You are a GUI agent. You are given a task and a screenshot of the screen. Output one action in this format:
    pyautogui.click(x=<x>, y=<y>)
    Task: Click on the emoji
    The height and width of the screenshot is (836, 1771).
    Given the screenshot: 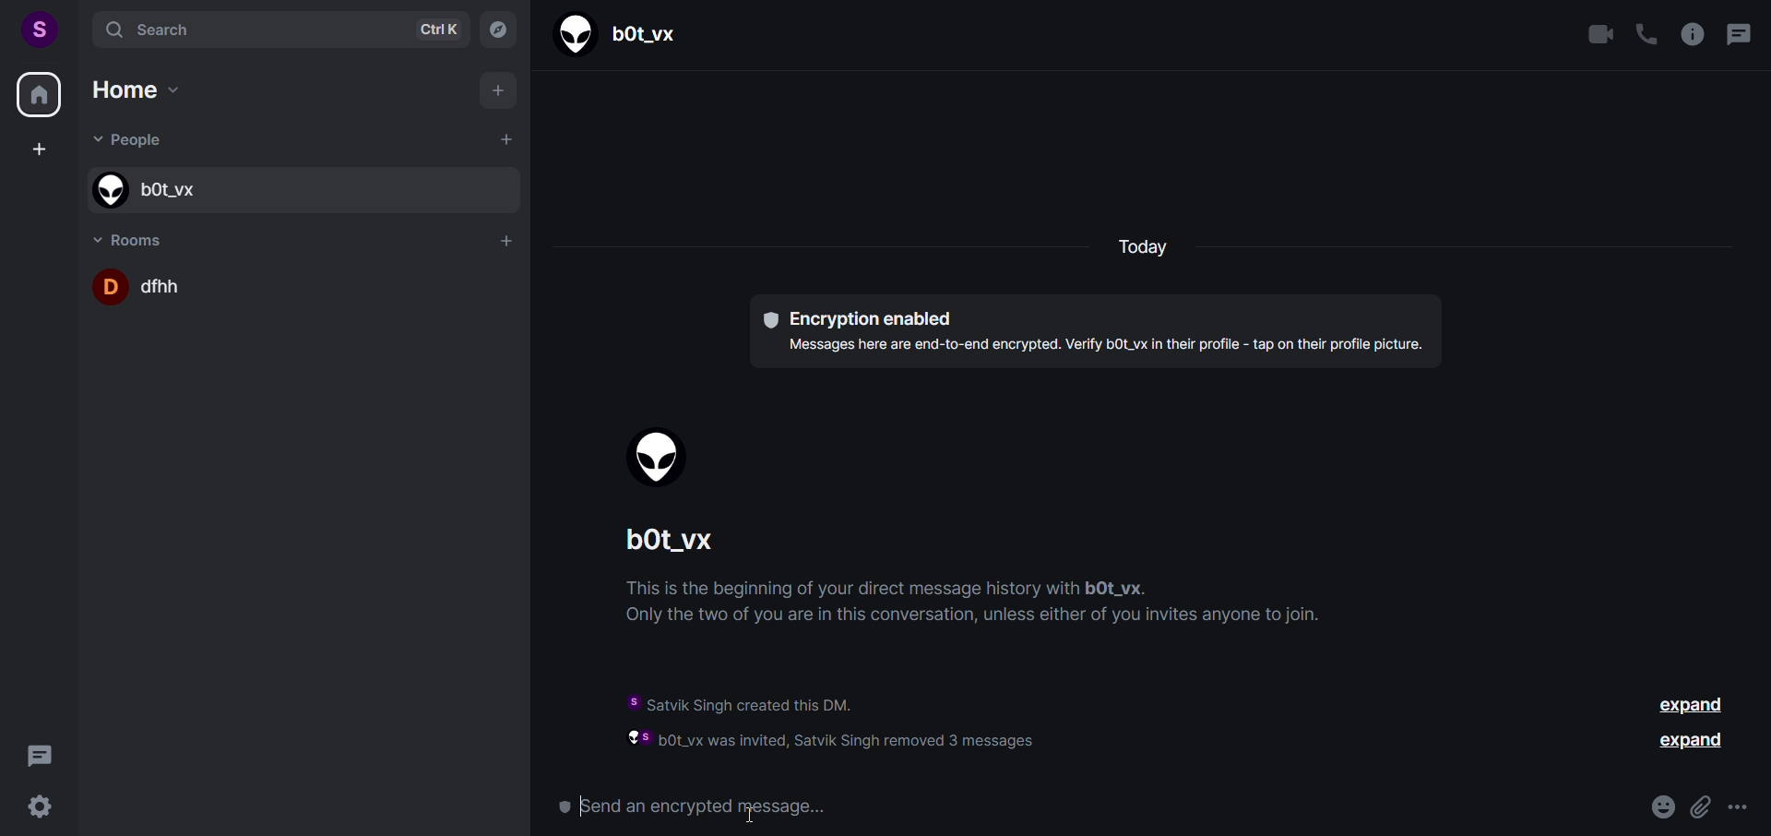 What is the action you would take?
    pyautogui.click(x=1657, y=806)
    